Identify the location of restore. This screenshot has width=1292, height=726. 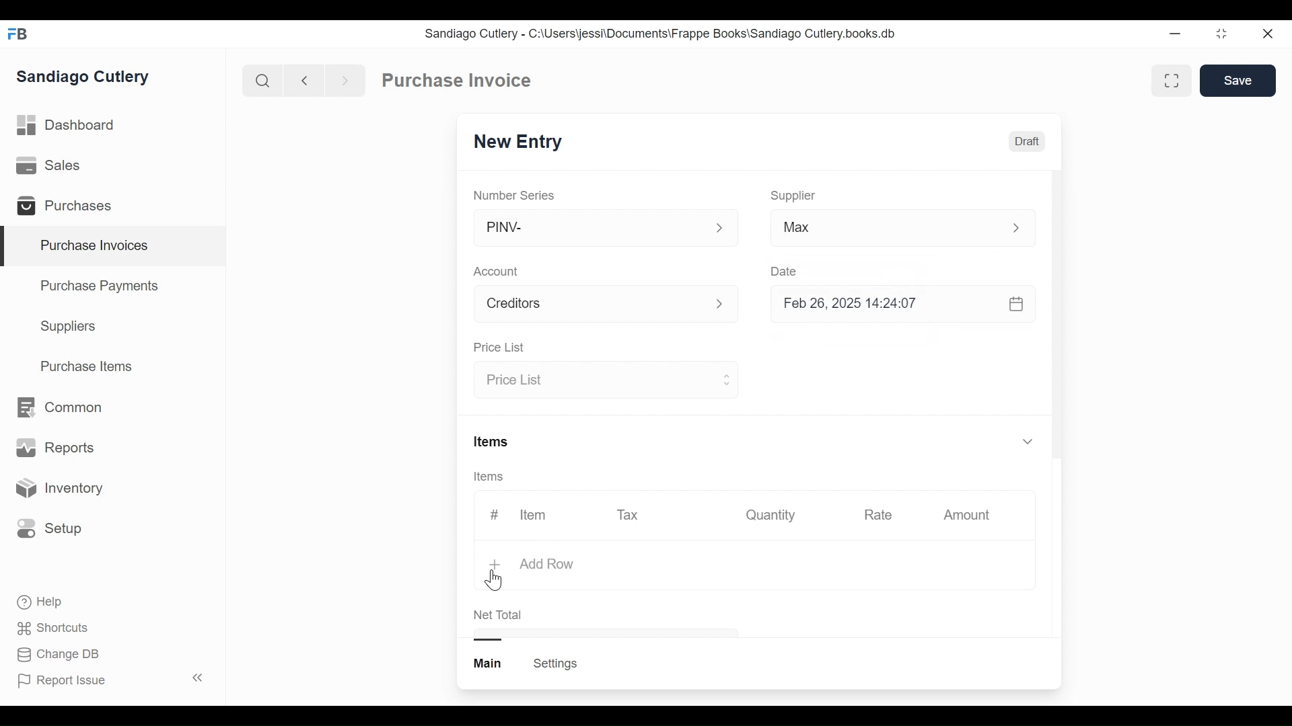
(1220, 34).